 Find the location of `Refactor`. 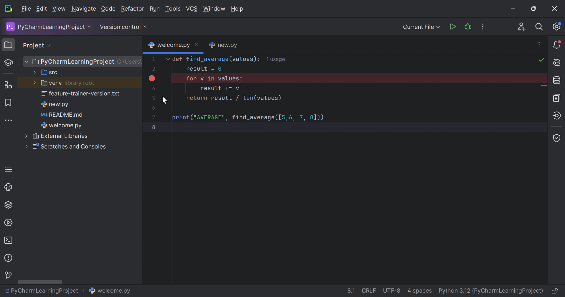

Refactor is located at coordinates (133, 9).